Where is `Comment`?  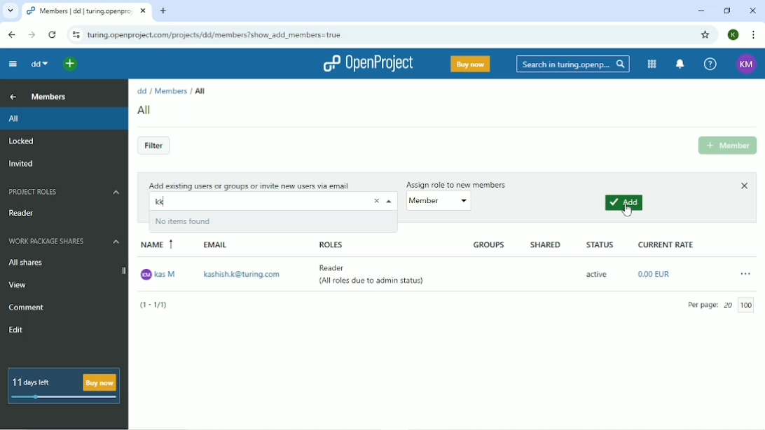 Comment is located at coordinates (27, 307).